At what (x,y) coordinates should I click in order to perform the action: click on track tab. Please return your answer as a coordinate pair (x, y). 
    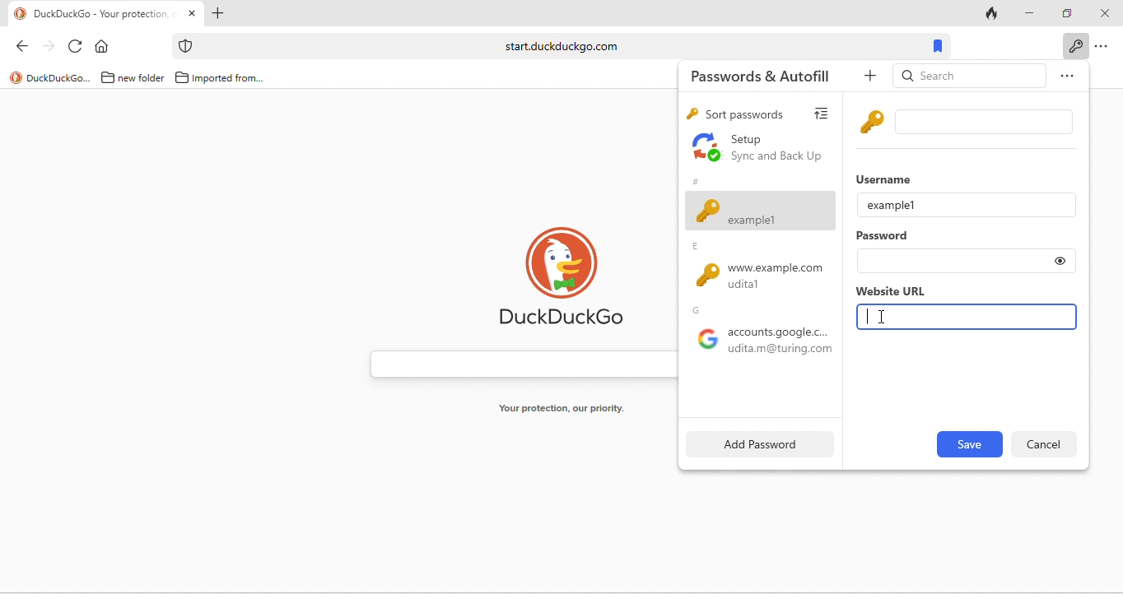
    Looking at the image, I should click on (993, 12).